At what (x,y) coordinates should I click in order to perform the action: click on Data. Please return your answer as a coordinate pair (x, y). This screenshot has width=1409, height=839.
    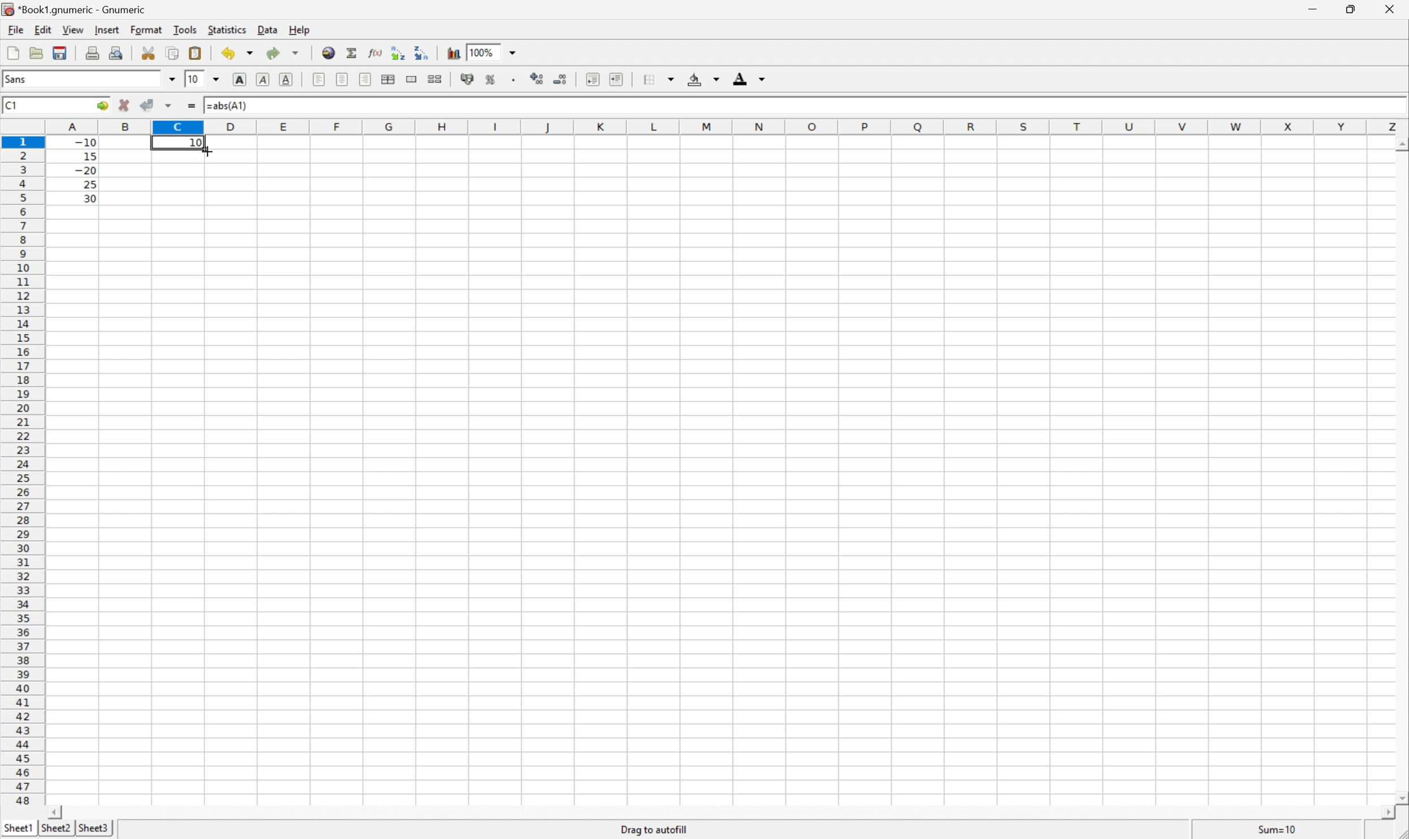
    Looking at the image, I should click on (270, 31).